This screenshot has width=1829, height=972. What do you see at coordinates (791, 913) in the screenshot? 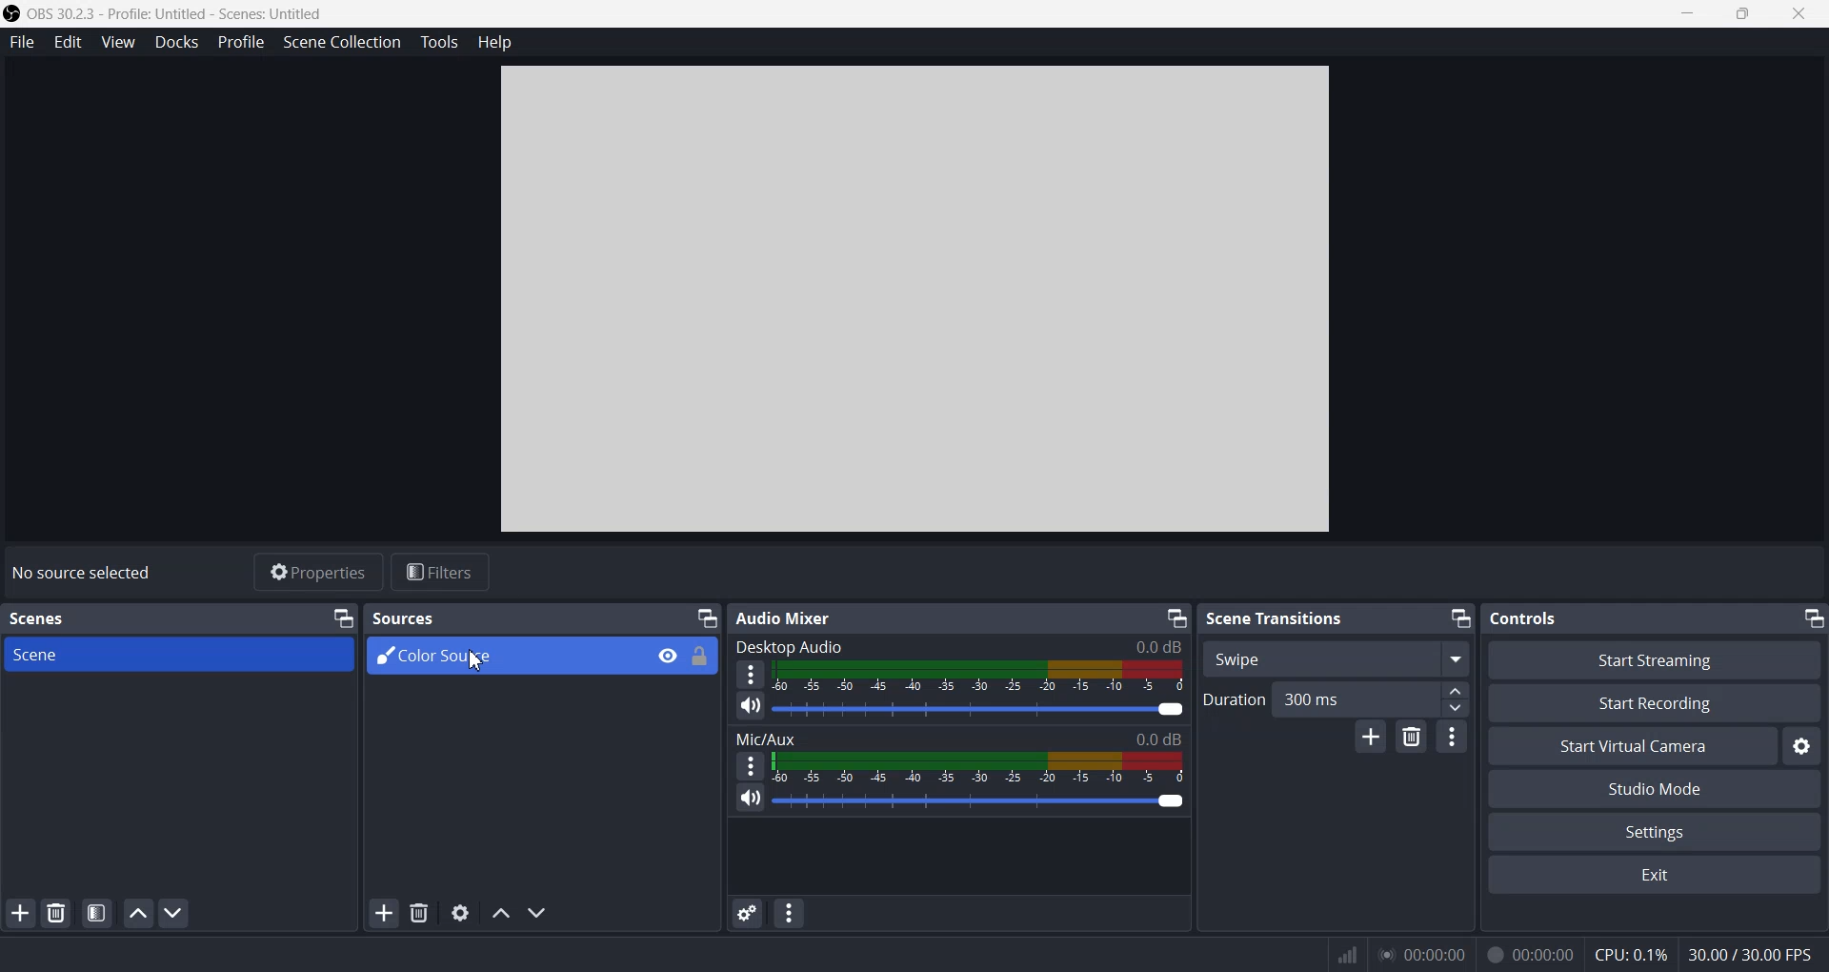
I see `Audio mixer menu` at bounding box center [791, 913].